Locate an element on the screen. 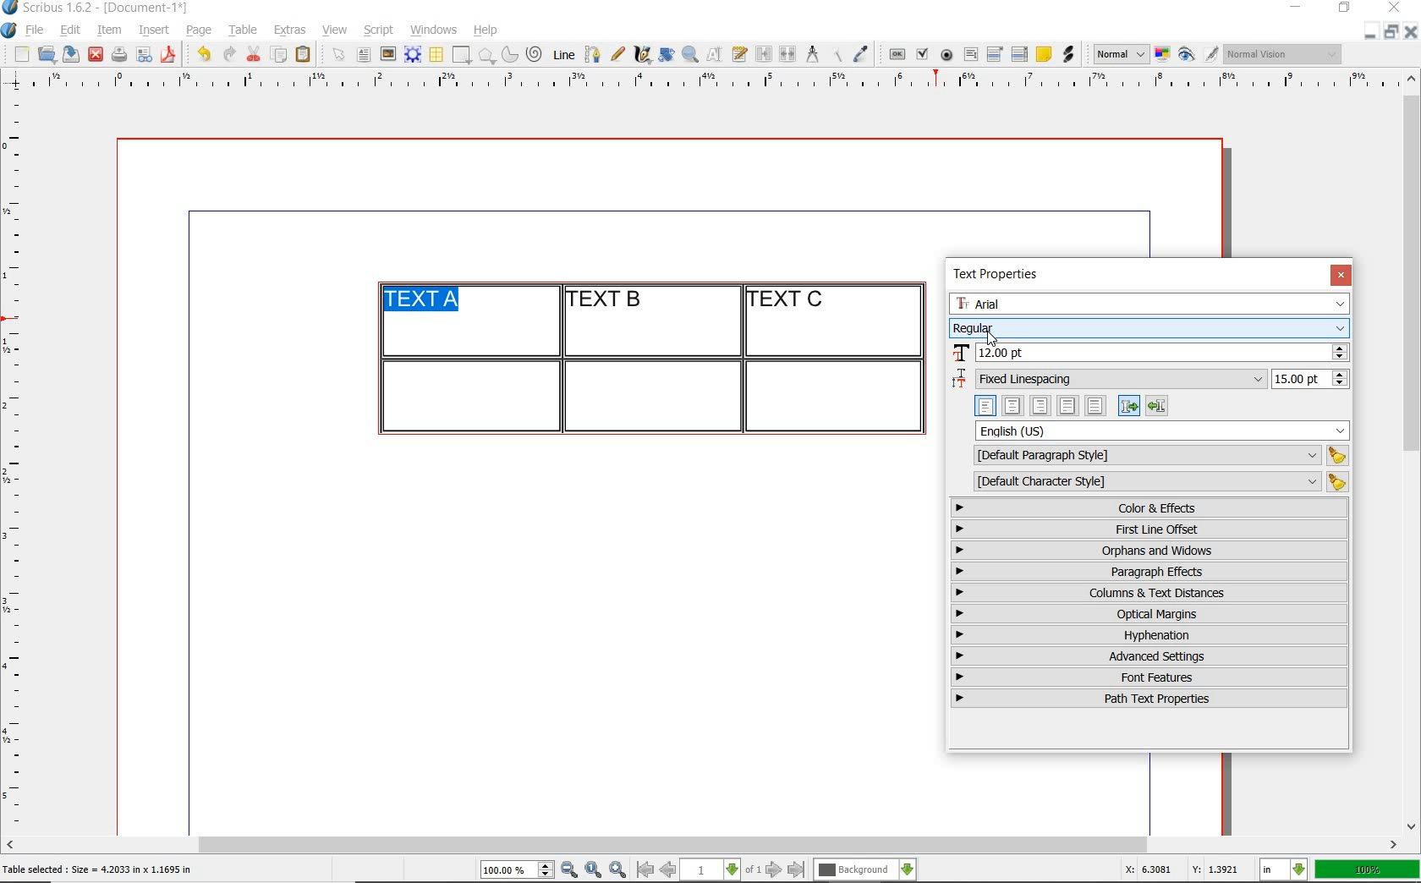 The width and height of the screenshot is (1421, 883). preflight verifier is located at coordinates (145, 56).